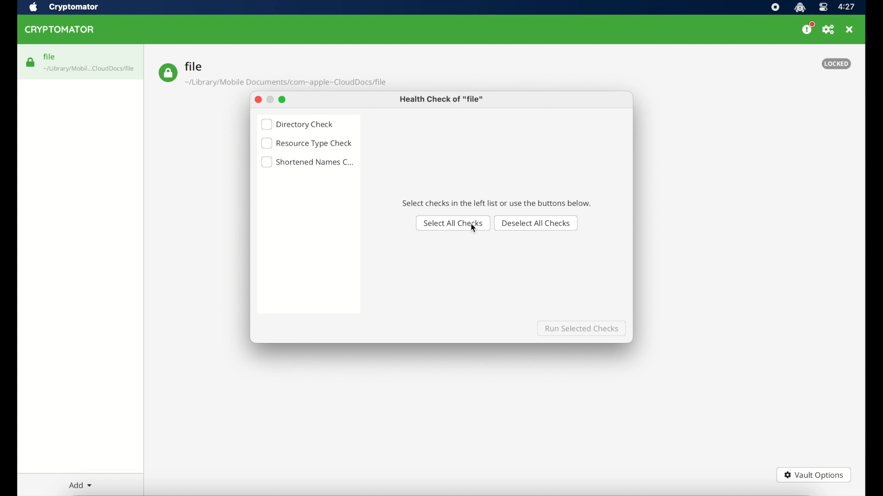 The image size is (883, 496). Describe the element at coordinates (847, 7) in the screenshot. I see `time` at that location.